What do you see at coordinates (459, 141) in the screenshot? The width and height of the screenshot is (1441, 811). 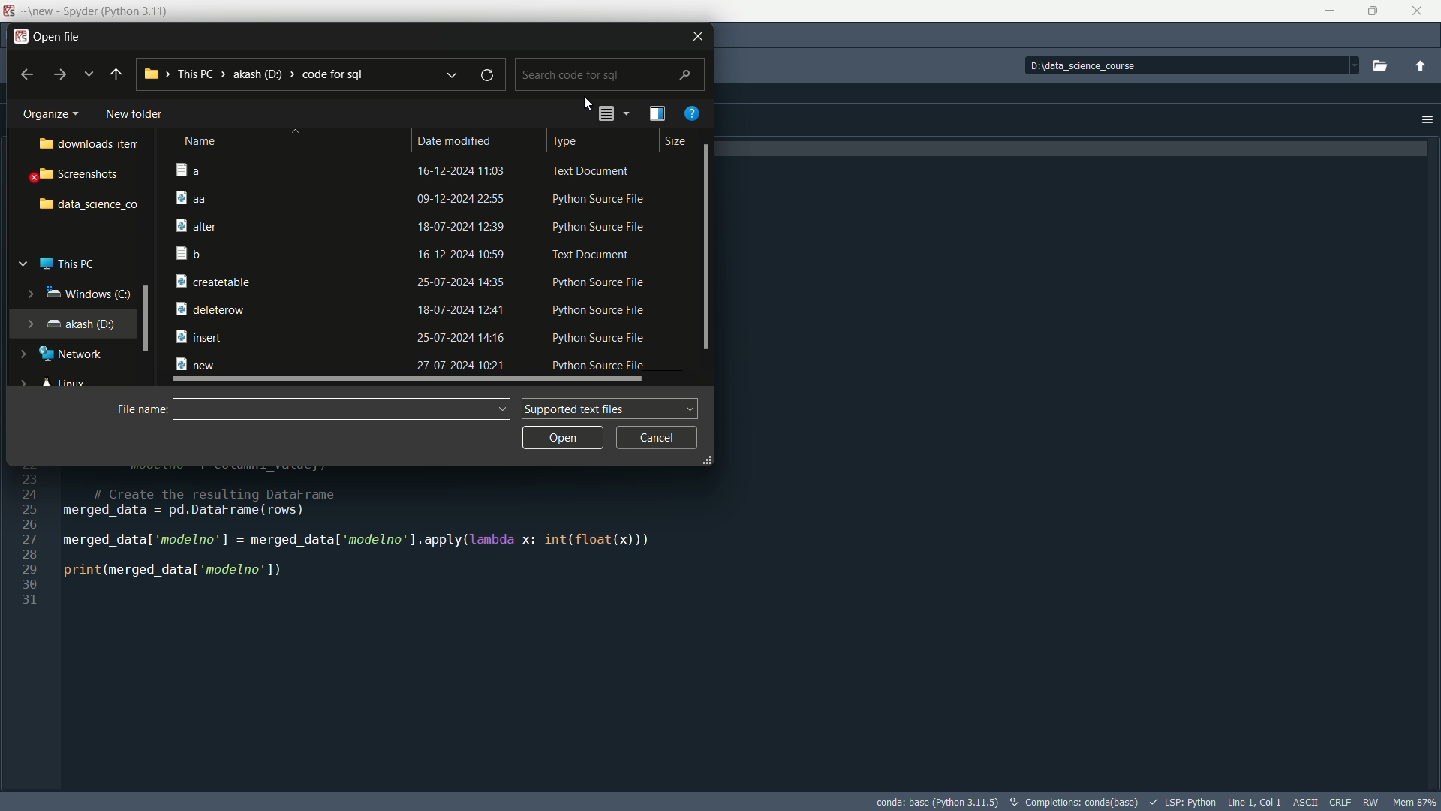 I see `Date modified` at bounding box center [459, 141].